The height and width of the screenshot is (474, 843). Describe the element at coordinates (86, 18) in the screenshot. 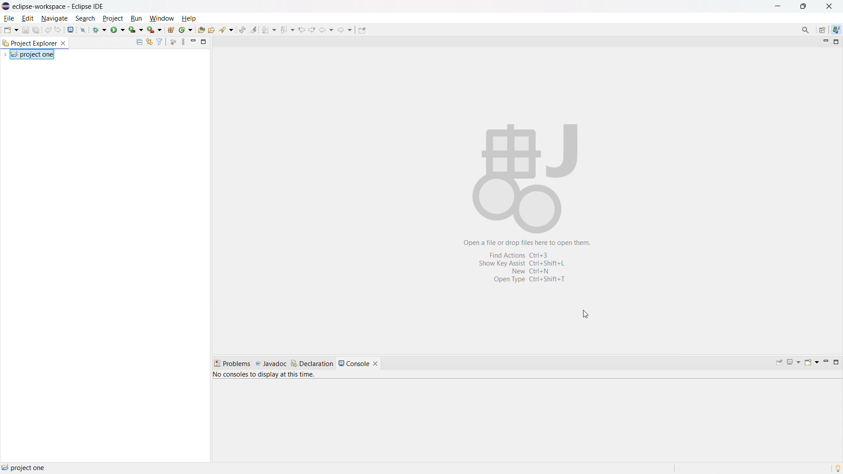

I see `search` at that location.